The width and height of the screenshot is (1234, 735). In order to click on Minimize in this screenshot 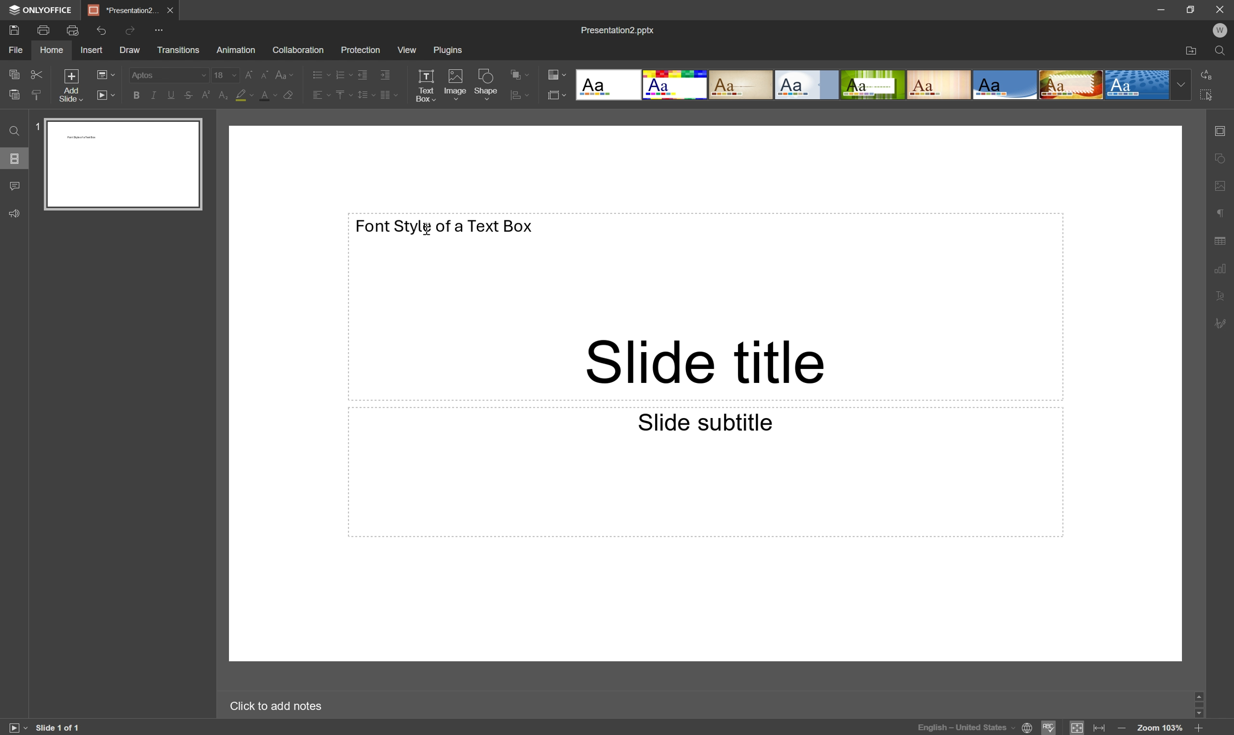, I will do `click(1162, 7)`.